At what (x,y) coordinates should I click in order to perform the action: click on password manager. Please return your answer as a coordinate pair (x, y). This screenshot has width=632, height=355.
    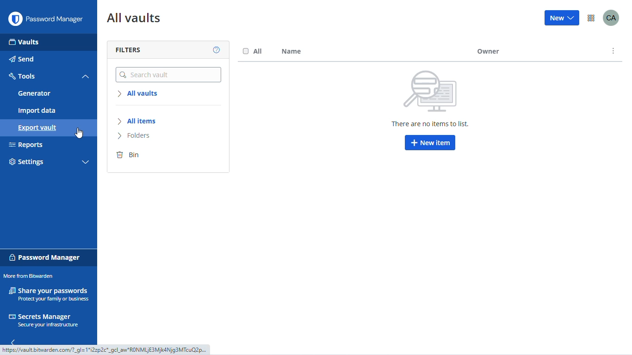
    Looking at the image, I should click on (57, 19).